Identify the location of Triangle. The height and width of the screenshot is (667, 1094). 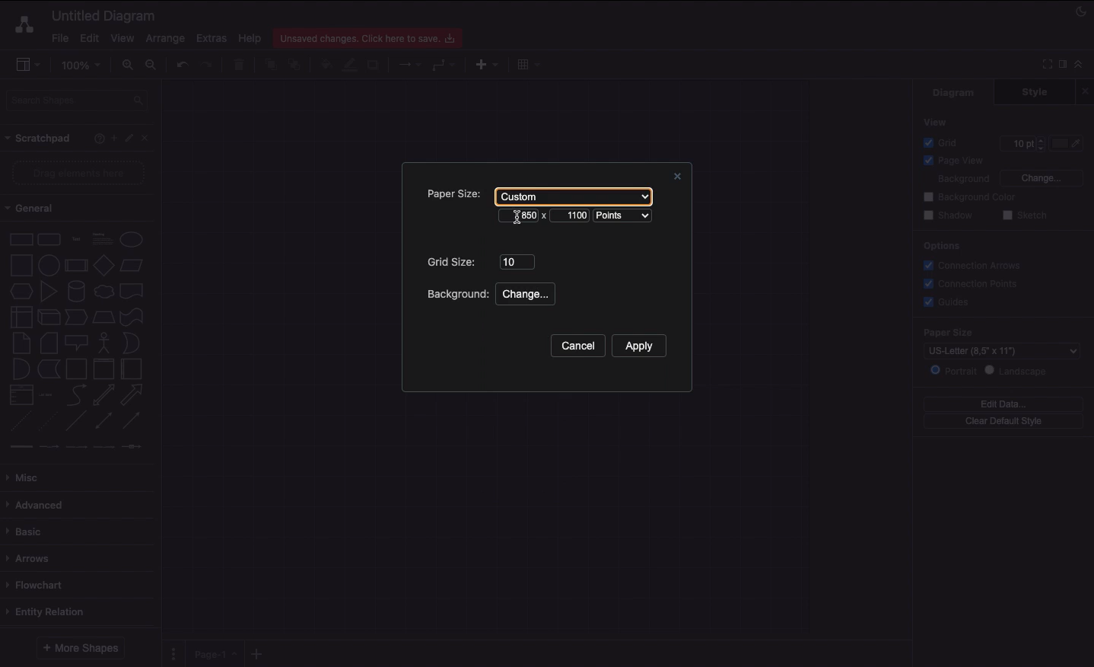
(49, 291).